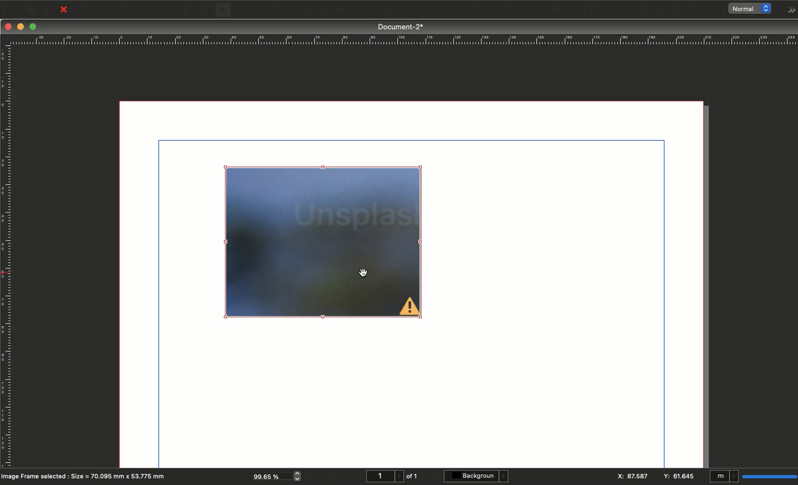 The height and width of the screenshot is (485, 798). What do you see at coordinates (115, 9) in the screenshot?
I see `Save as PDF` at bounding box center [115, 9].